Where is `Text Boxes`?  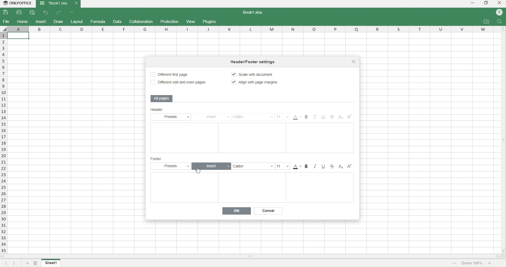
Text Boxes is located at coordinates (252, 138).